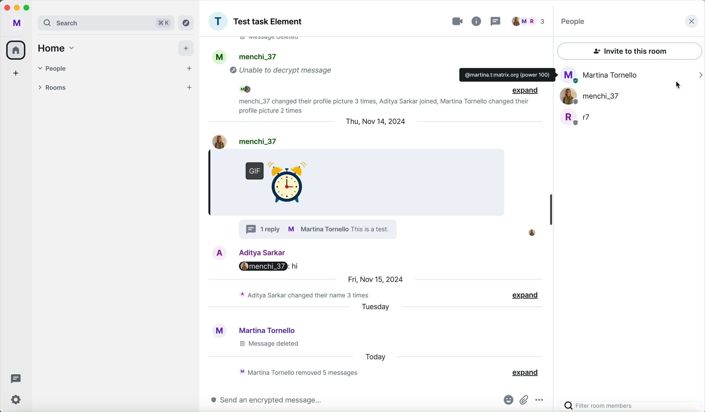  What do you see at coordinates (691, 22) in the screenshot?
I see `close button` at bounding box center [691, 22].